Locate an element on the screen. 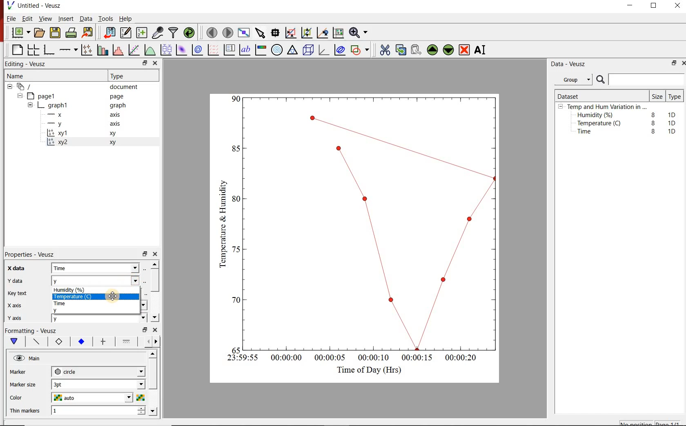 This screenshot has width=686, height=426. restore down is located at coordinates (143, 330).